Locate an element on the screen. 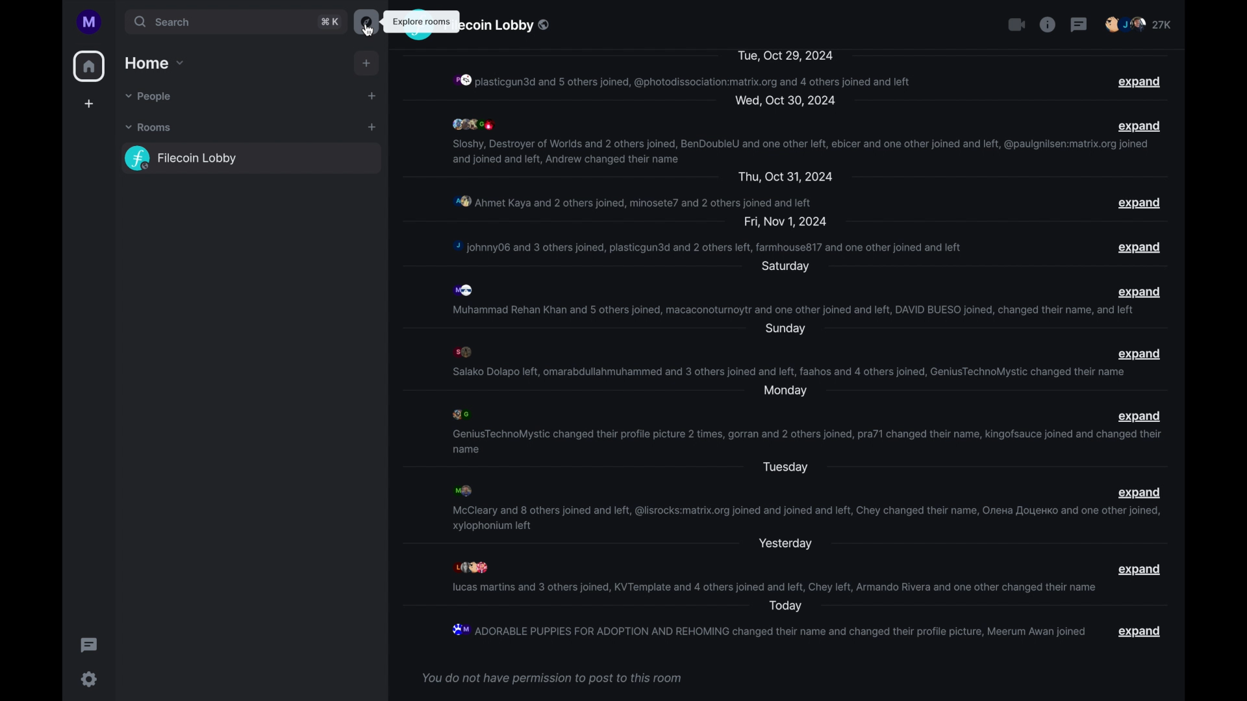 Image resolution: width=1247 pixels, height=701 pixels. participants is located at coordinates (461, 414).